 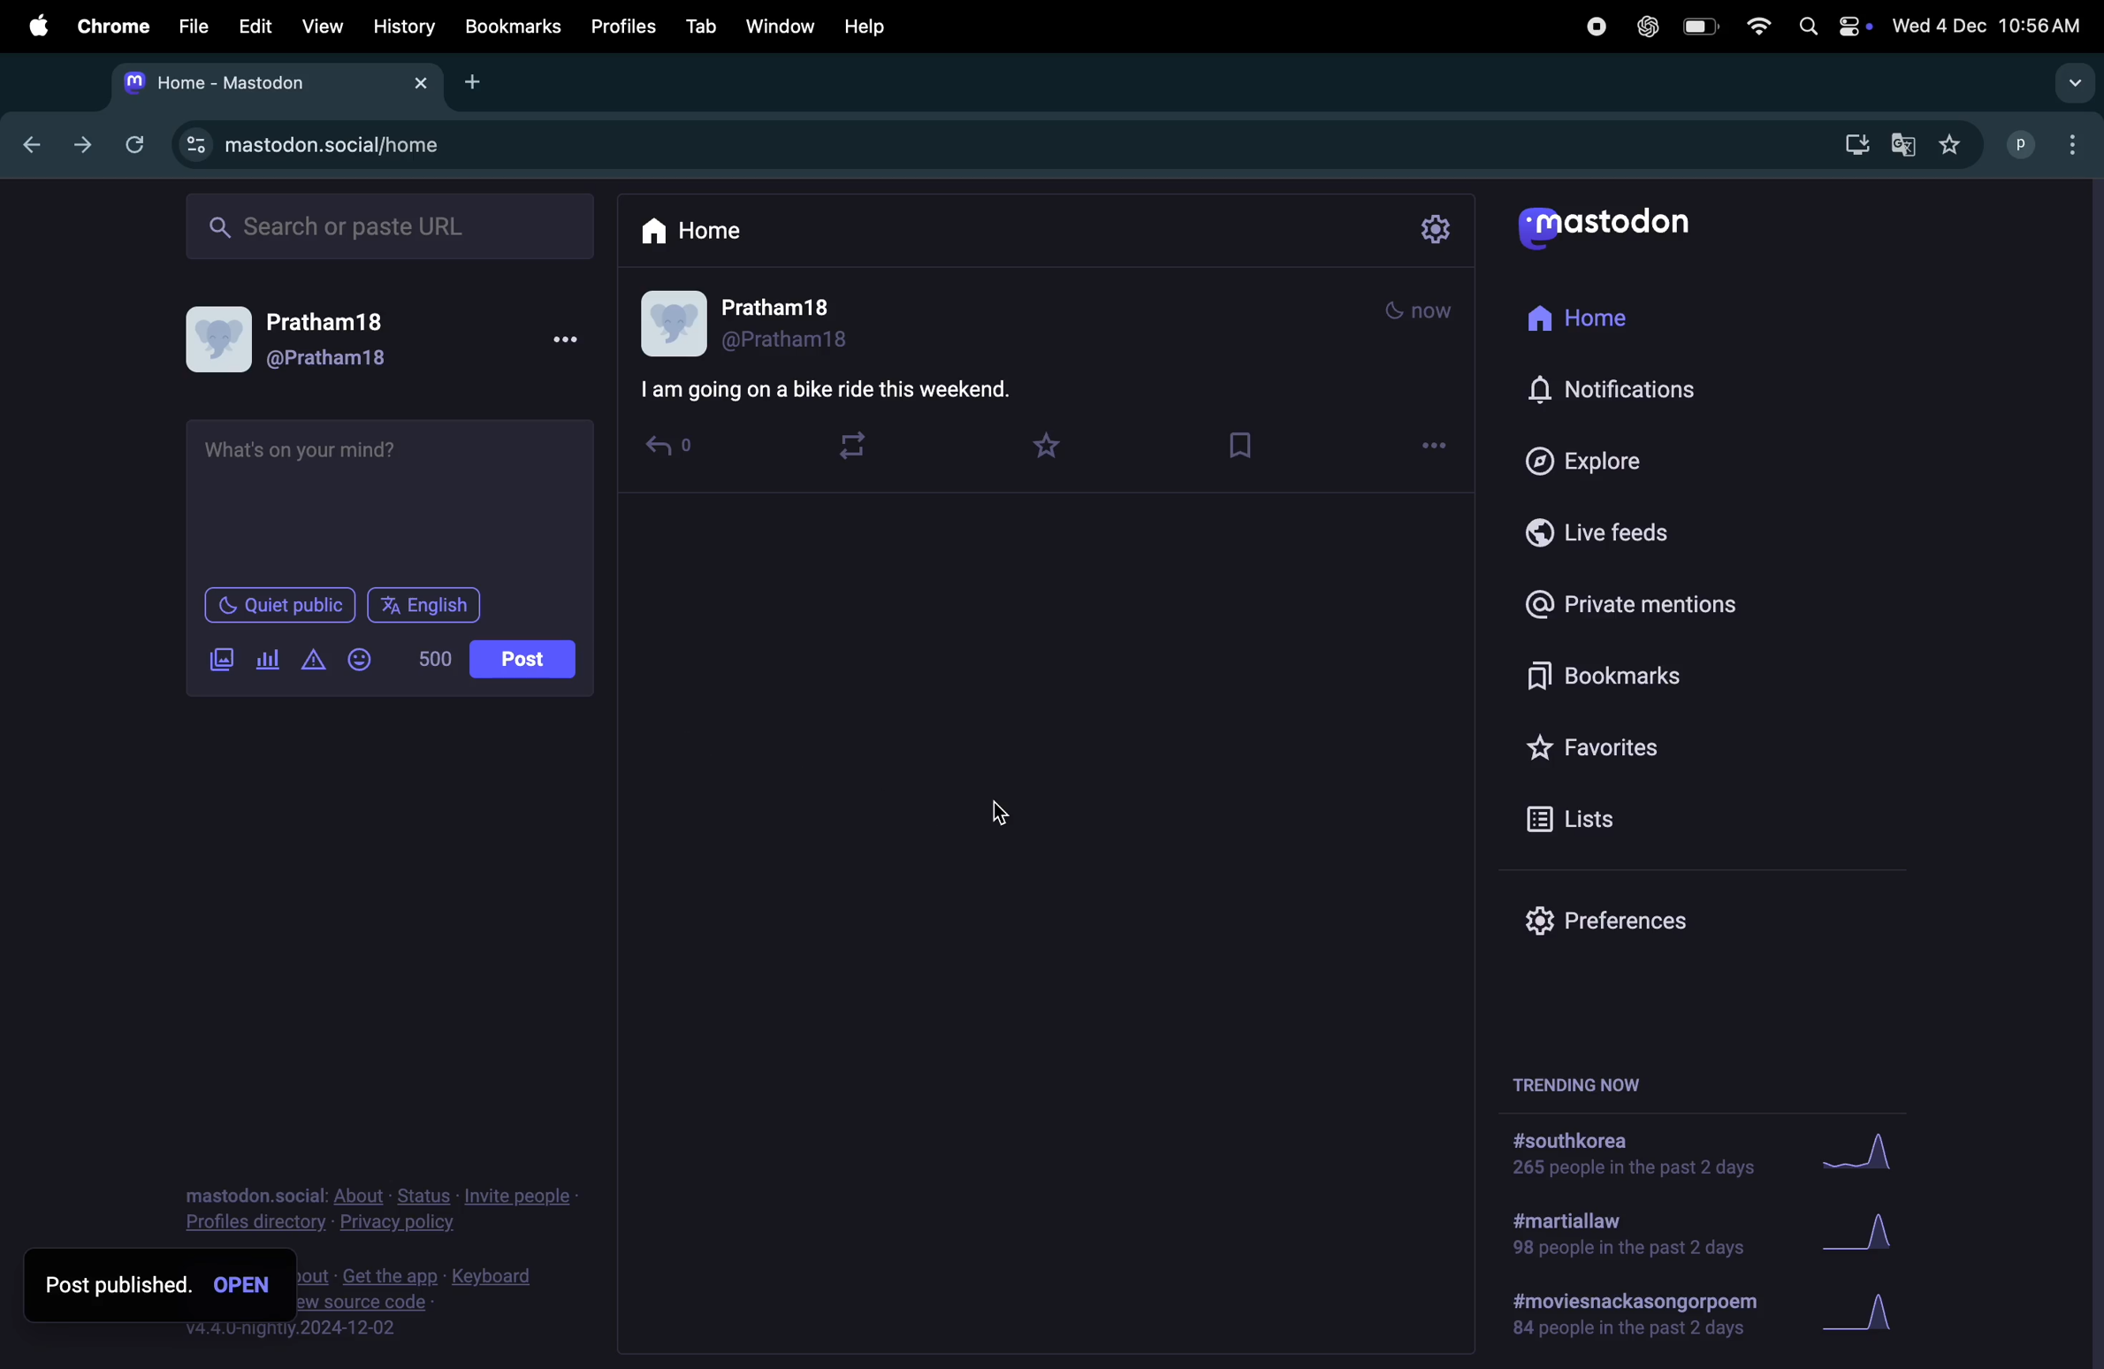 I want to click on hlep, so click(x=873, y=26).